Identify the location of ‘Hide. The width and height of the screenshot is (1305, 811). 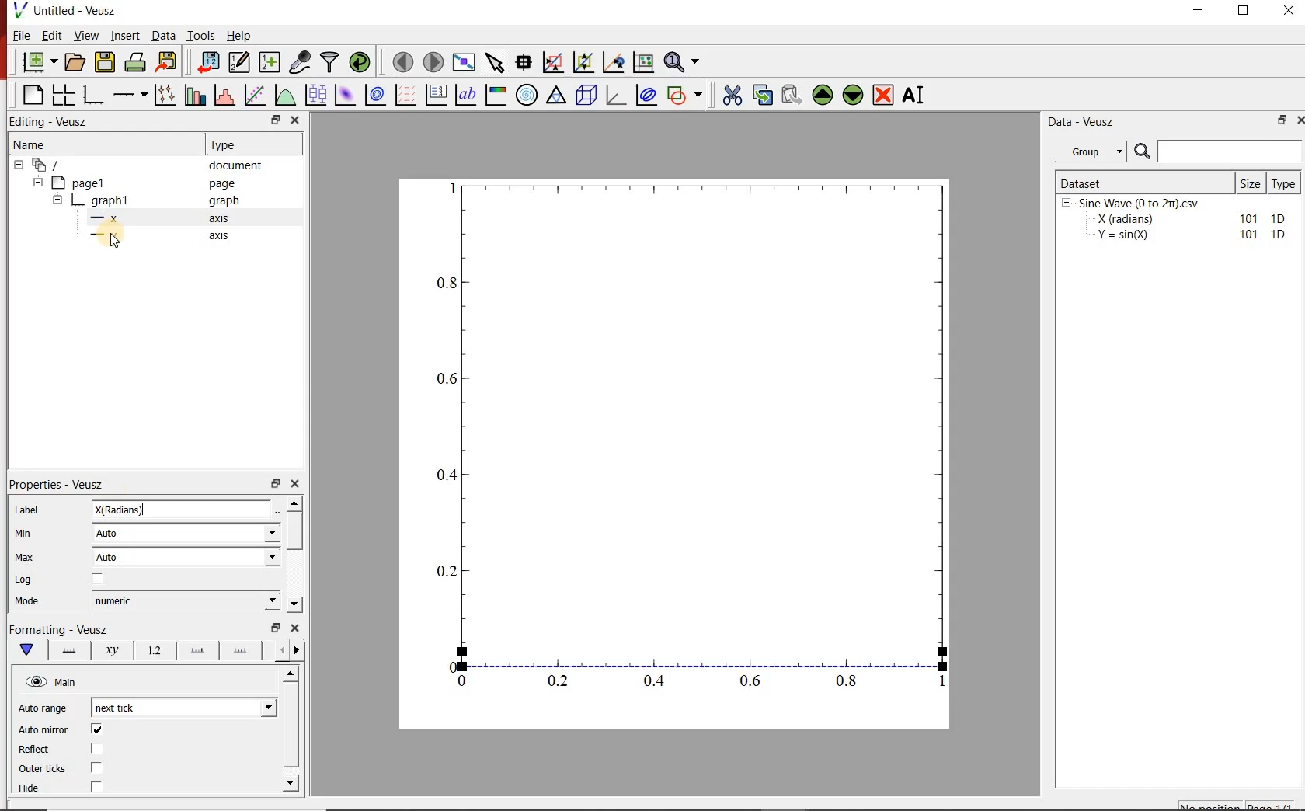
(30, 789).